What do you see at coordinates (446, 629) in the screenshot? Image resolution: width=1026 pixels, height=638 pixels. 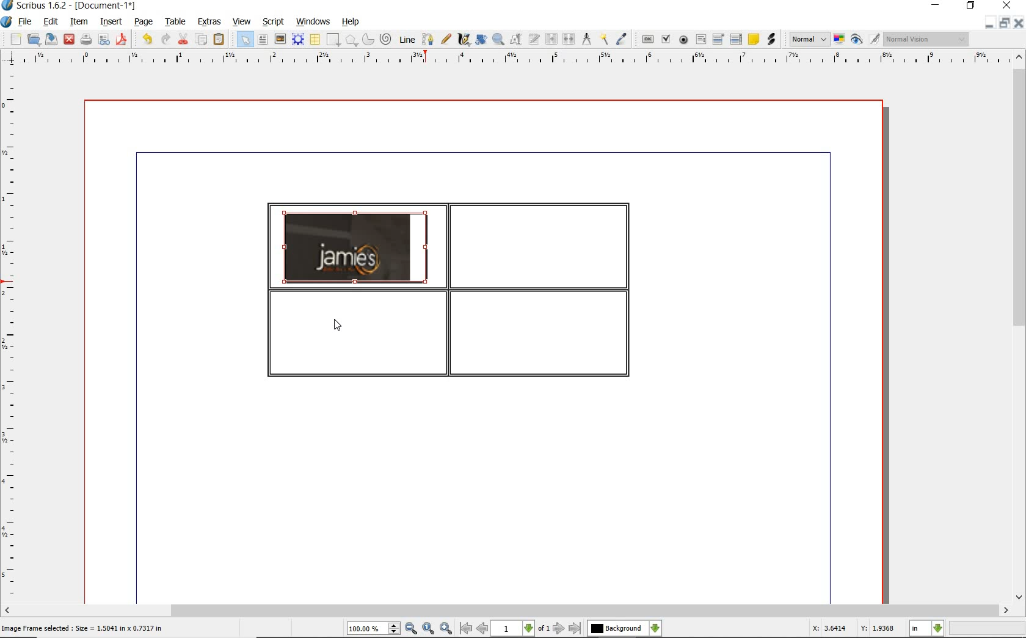 I see `zoom in` at bounding box center [446, 629].